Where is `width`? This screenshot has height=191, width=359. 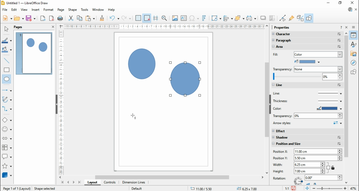
width is located at coordinates (278, 164).